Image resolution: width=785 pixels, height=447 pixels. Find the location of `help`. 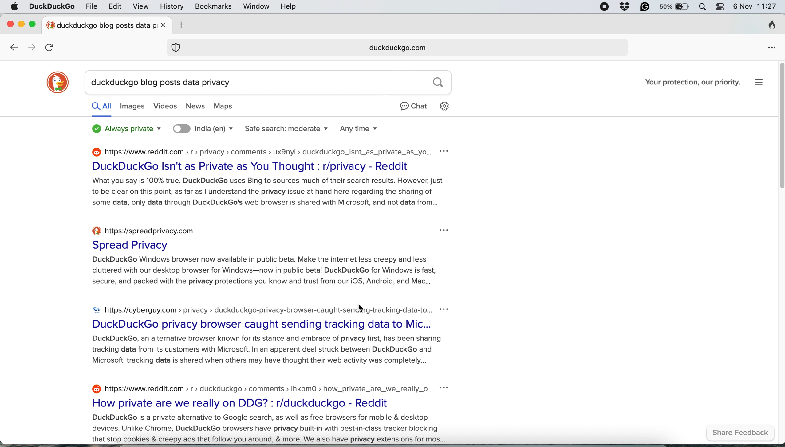

help is located at coordinates (288, 6).